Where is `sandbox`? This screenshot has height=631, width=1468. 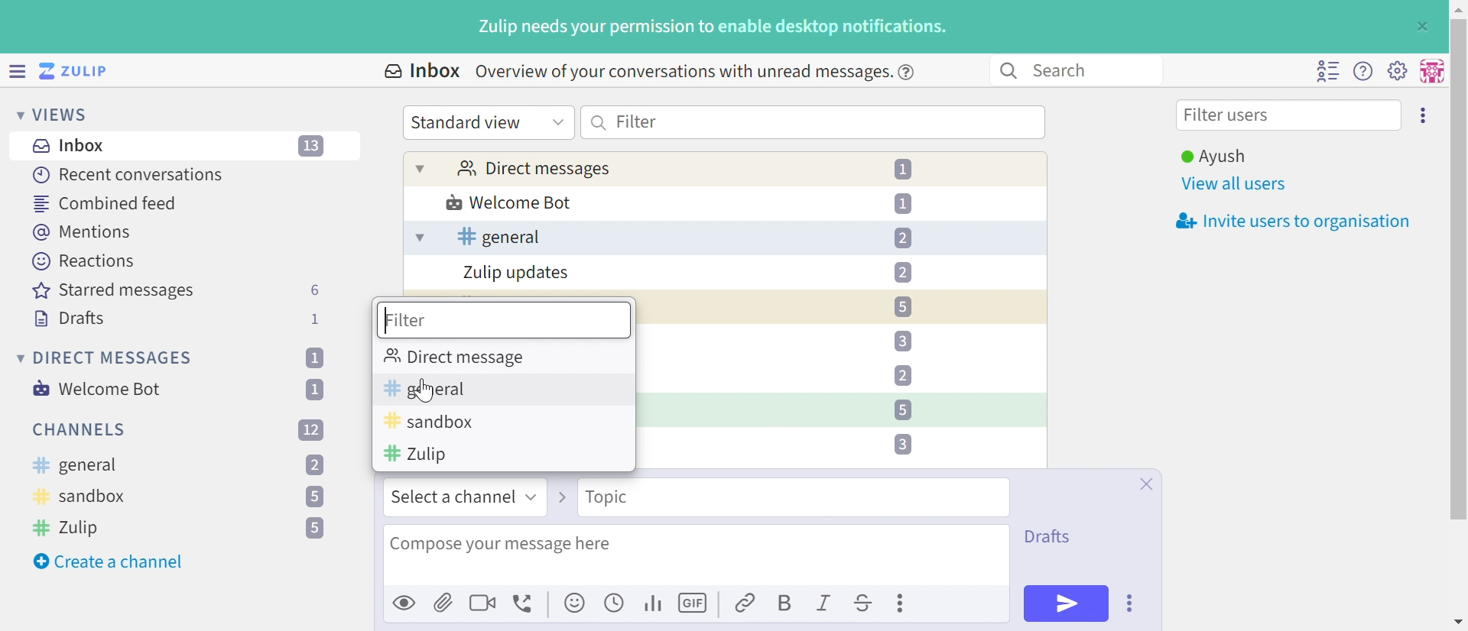
sandbox is located at coordinates (430, 422).